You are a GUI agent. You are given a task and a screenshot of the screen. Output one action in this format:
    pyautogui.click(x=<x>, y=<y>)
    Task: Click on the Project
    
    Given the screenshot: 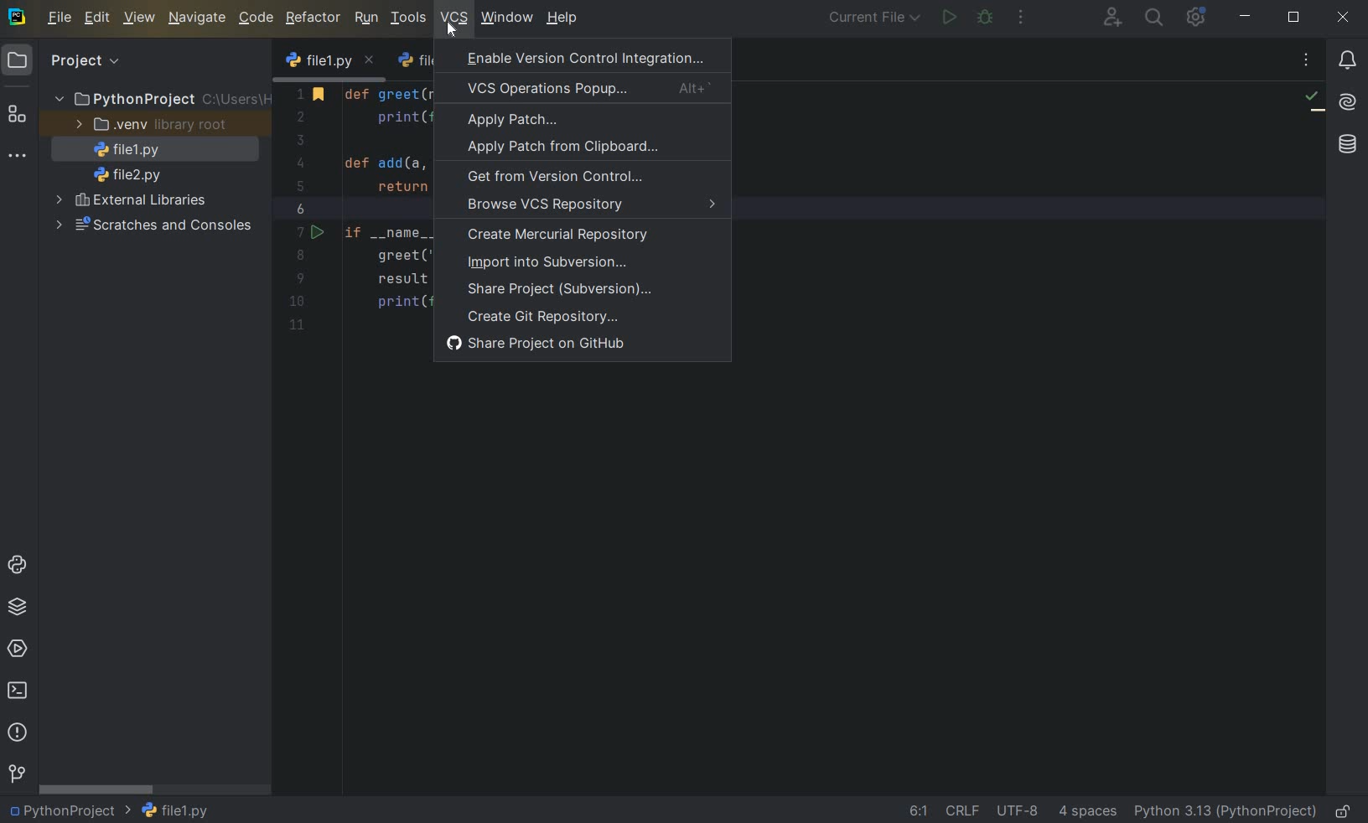 What is the action you would take?
    pyautogui.click(x=85, y=61)
    